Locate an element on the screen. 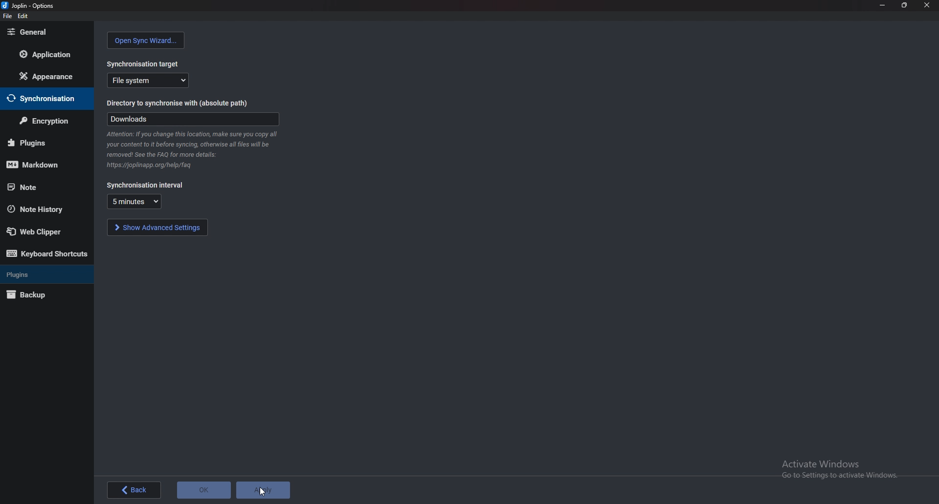 This screenshot has height=504, width=939. note is located at coordinates (37, 187).